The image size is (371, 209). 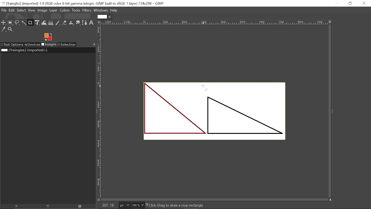 I want to click on Selection tool, so click(x=67, y=44).